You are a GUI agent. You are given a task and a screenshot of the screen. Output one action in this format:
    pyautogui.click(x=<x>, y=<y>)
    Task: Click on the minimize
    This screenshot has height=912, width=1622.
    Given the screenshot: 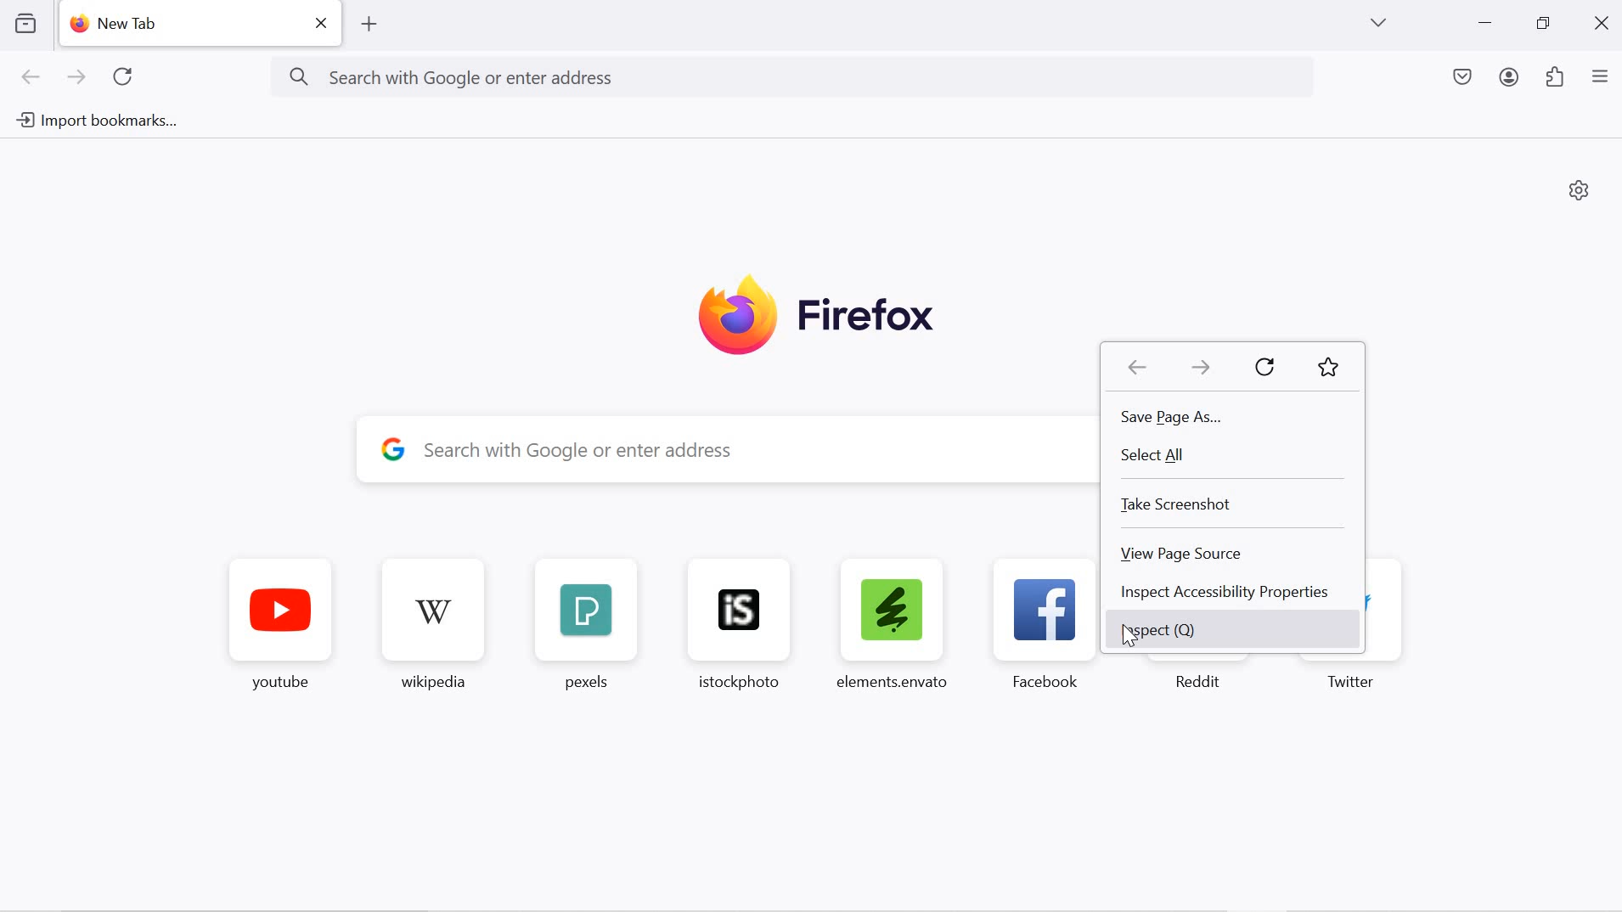 What is the action you would take?
    pyautogui.click(x=1484, y=21)
    